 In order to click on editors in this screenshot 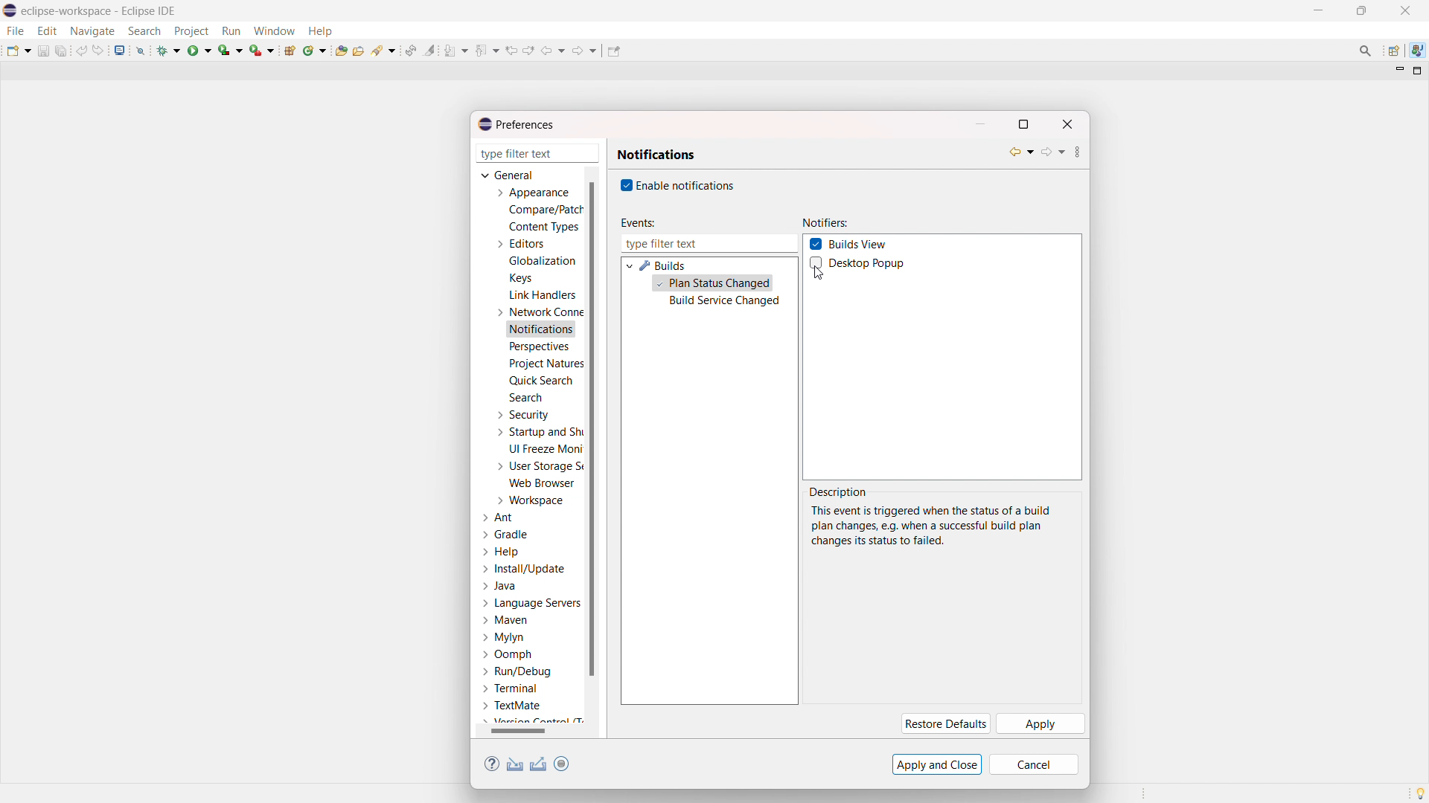, I will do `click(520, 244)`.